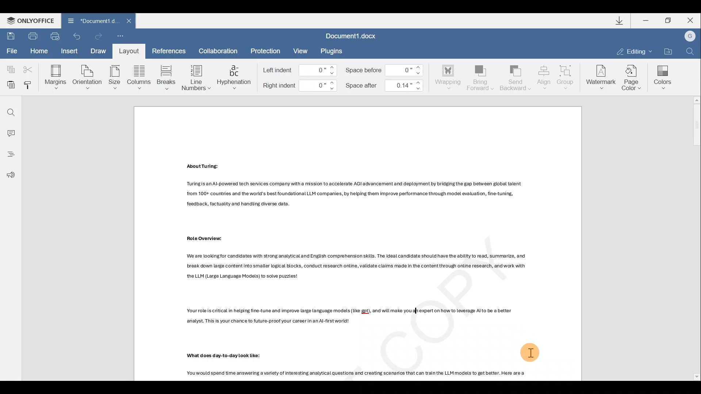 This screenshot has width=701, height=394. I want to click on Close, so click(131, 21).